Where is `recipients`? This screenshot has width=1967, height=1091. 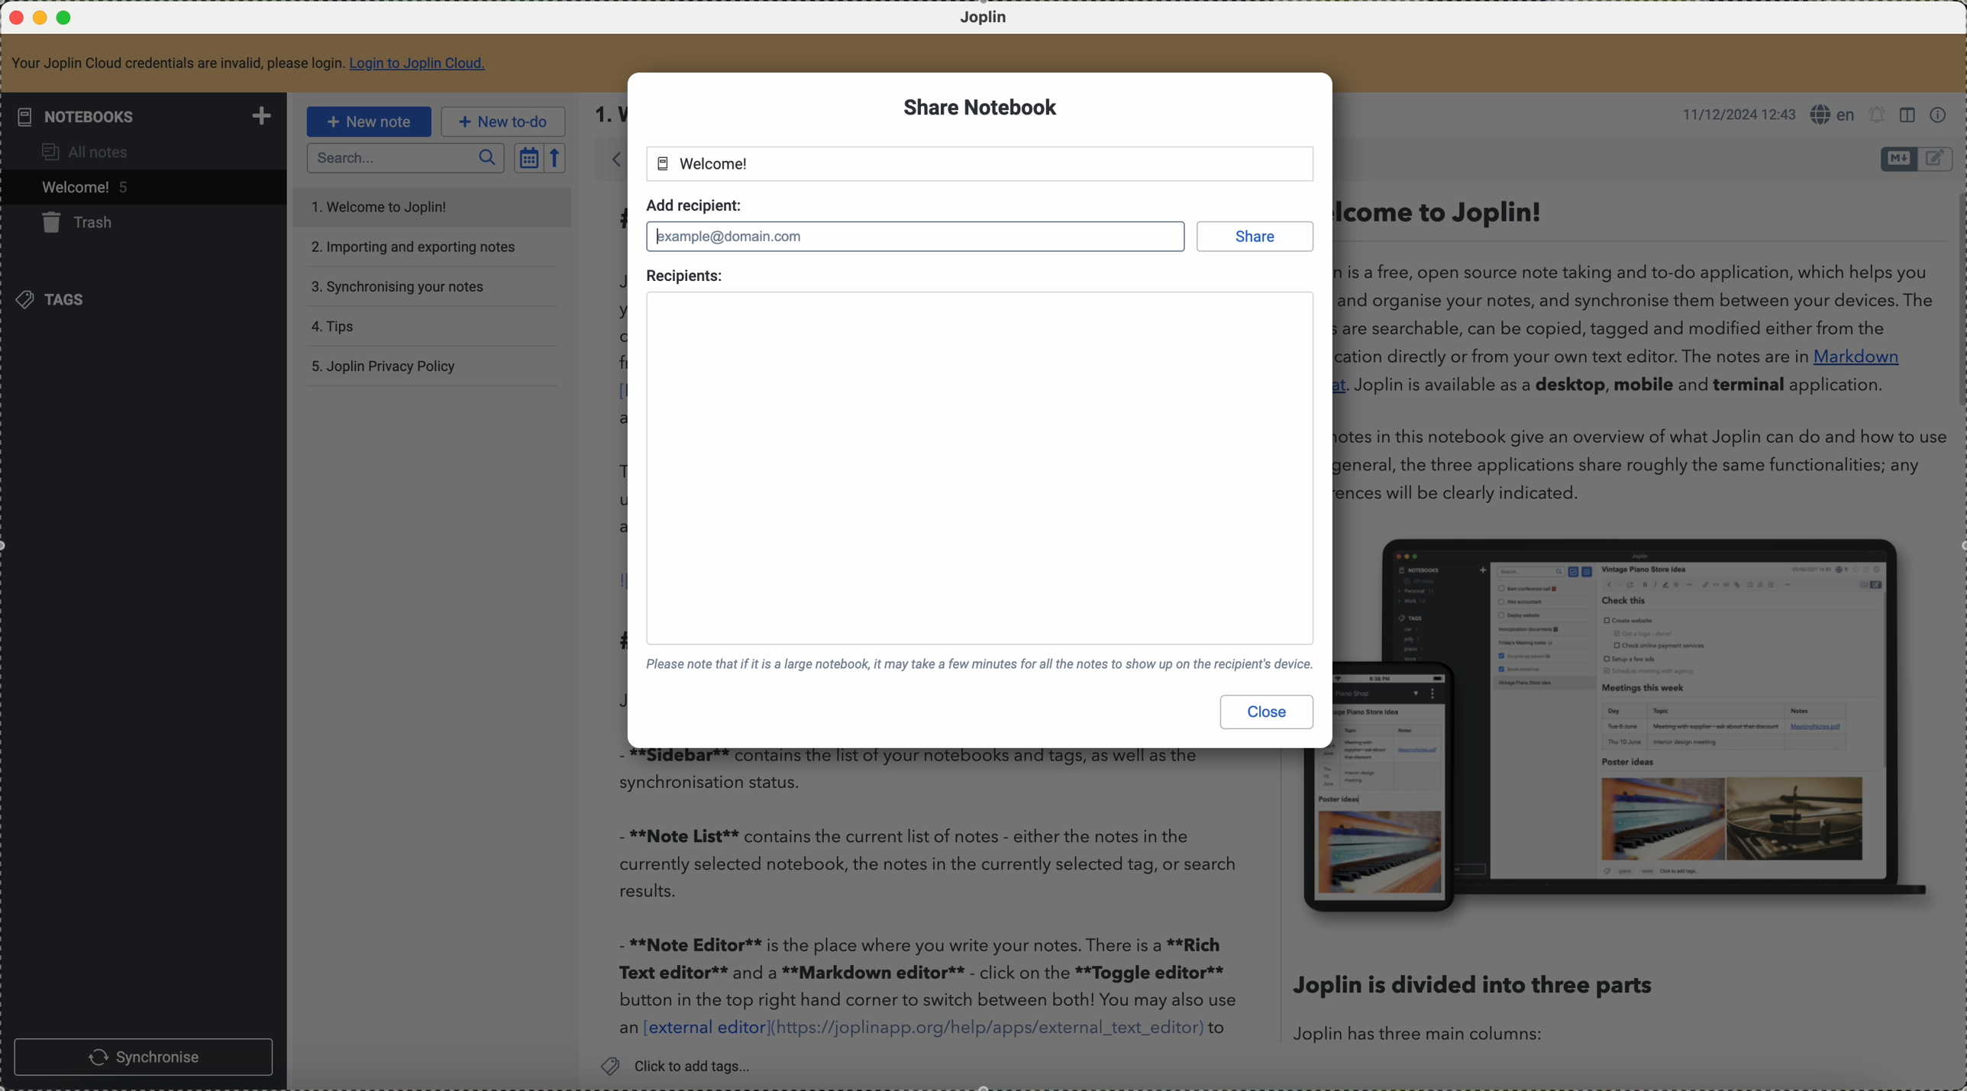
recipients is located at coordinates (685, 274).